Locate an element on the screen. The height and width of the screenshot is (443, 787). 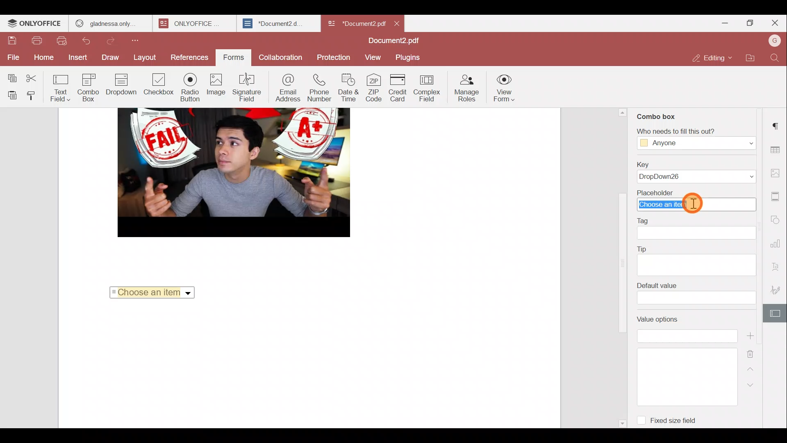
Credit card is located at coordinates (399, 88).